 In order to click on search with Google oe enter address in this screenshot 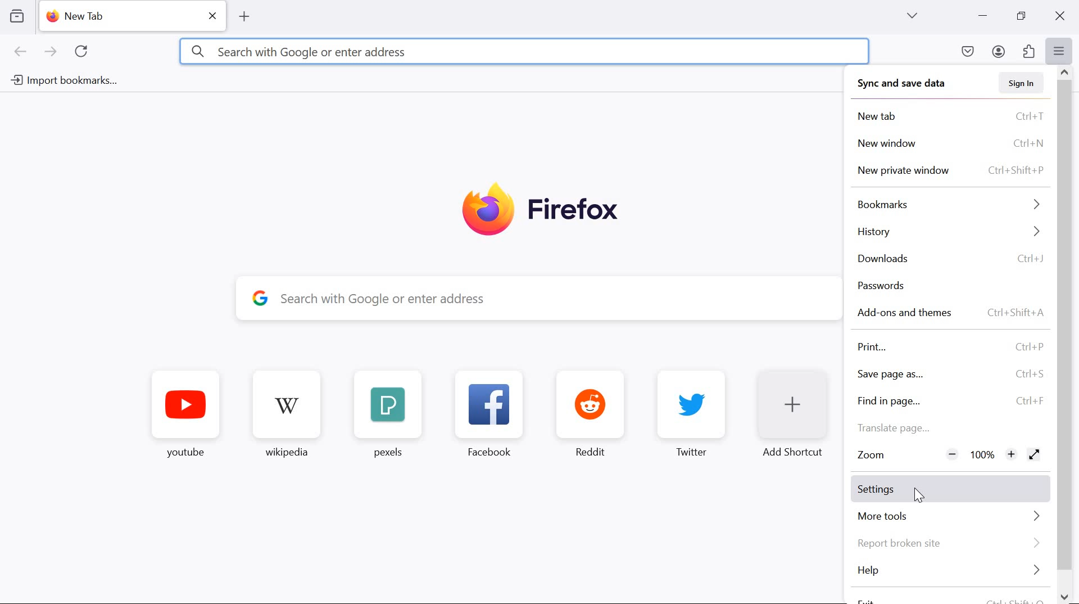, I will do `click(537, 300)`.